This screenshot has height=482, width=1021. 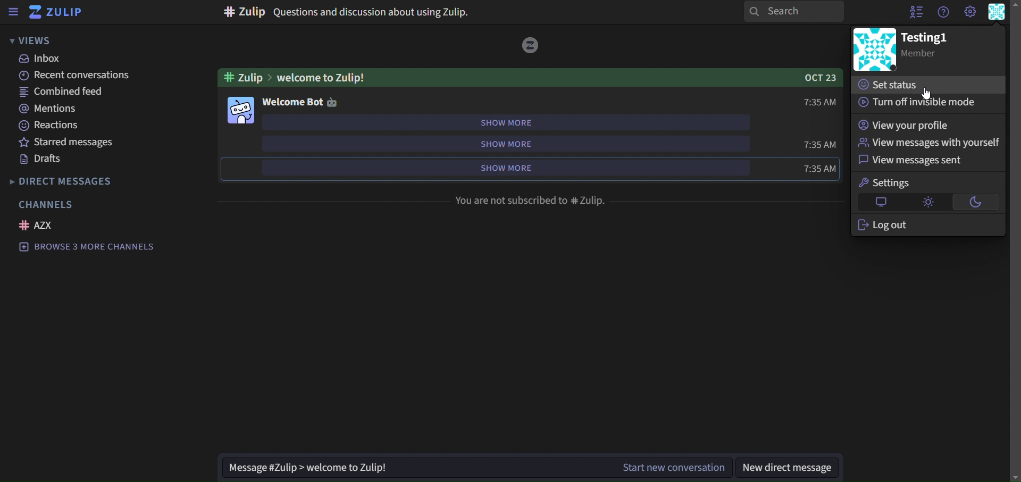 What do you see at coordinates (316, 467) in the screenshot?
I see `message#zulip>welcome to zulip!` at bounding box center [316, 467].